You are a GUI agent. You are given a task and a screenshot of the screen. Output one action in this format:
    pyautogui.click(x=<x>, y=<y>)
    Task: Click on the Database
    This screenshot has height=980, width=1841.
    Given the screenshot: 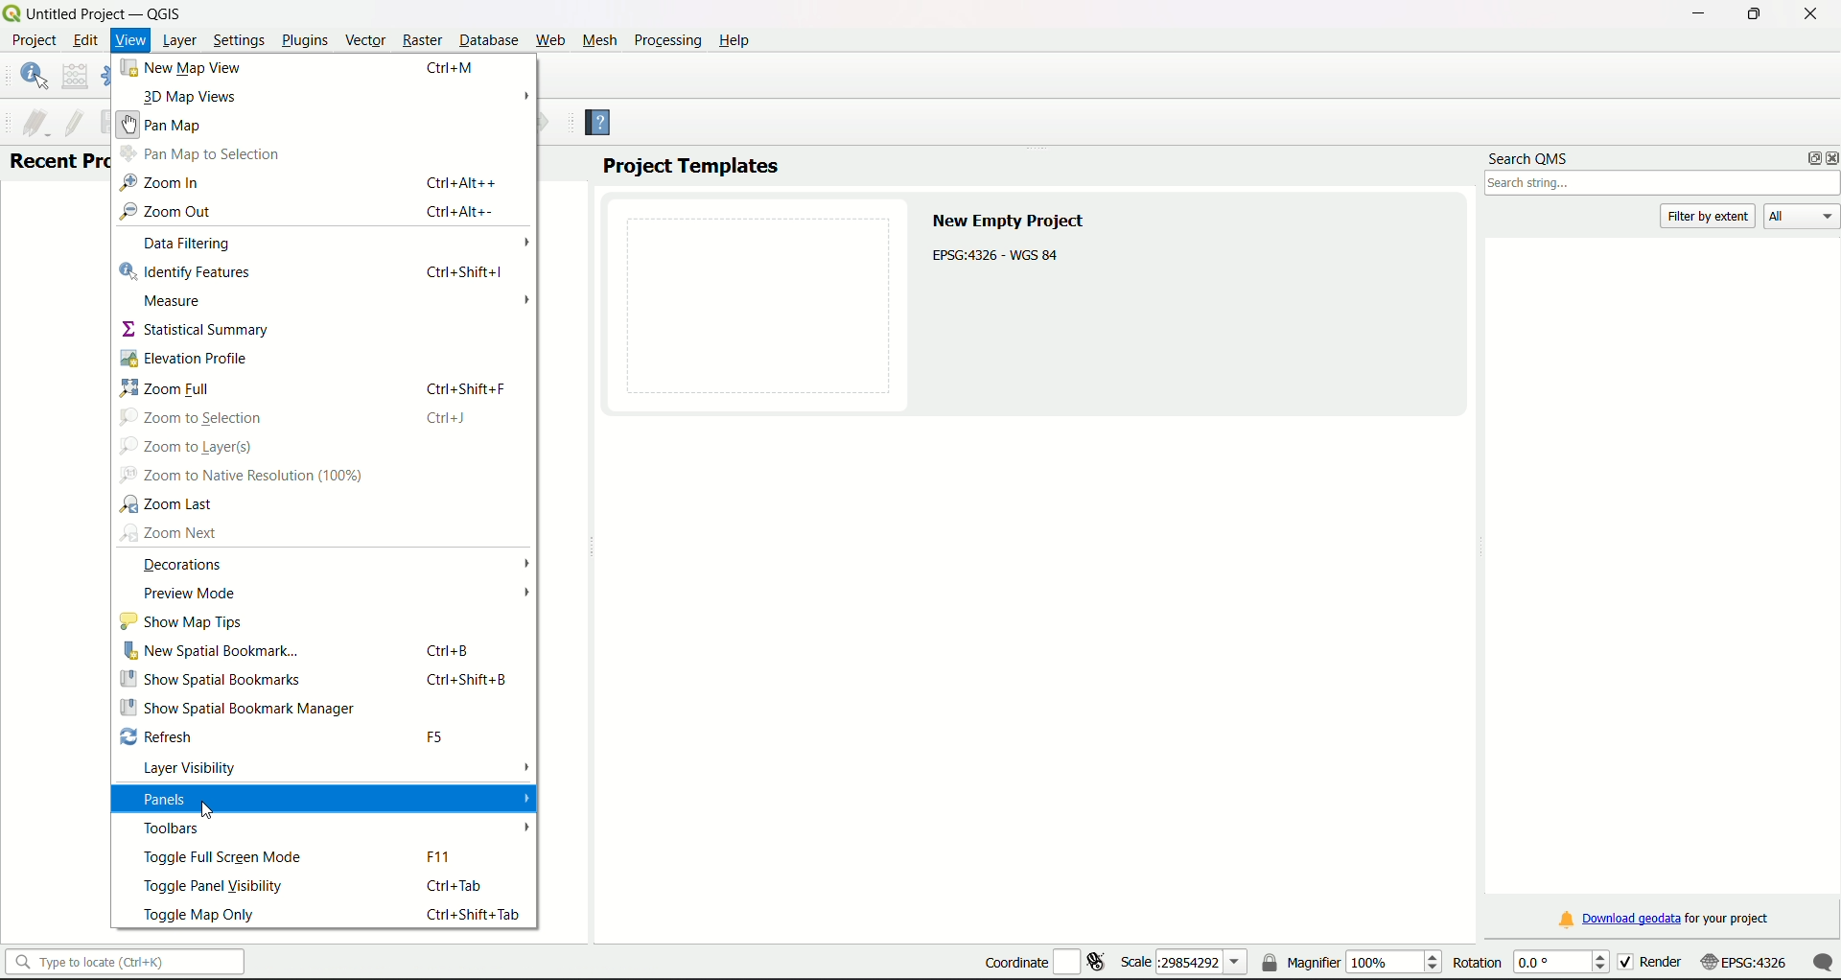 What is the action you would take?
    pyautogui.click(x=486, y=40)
    